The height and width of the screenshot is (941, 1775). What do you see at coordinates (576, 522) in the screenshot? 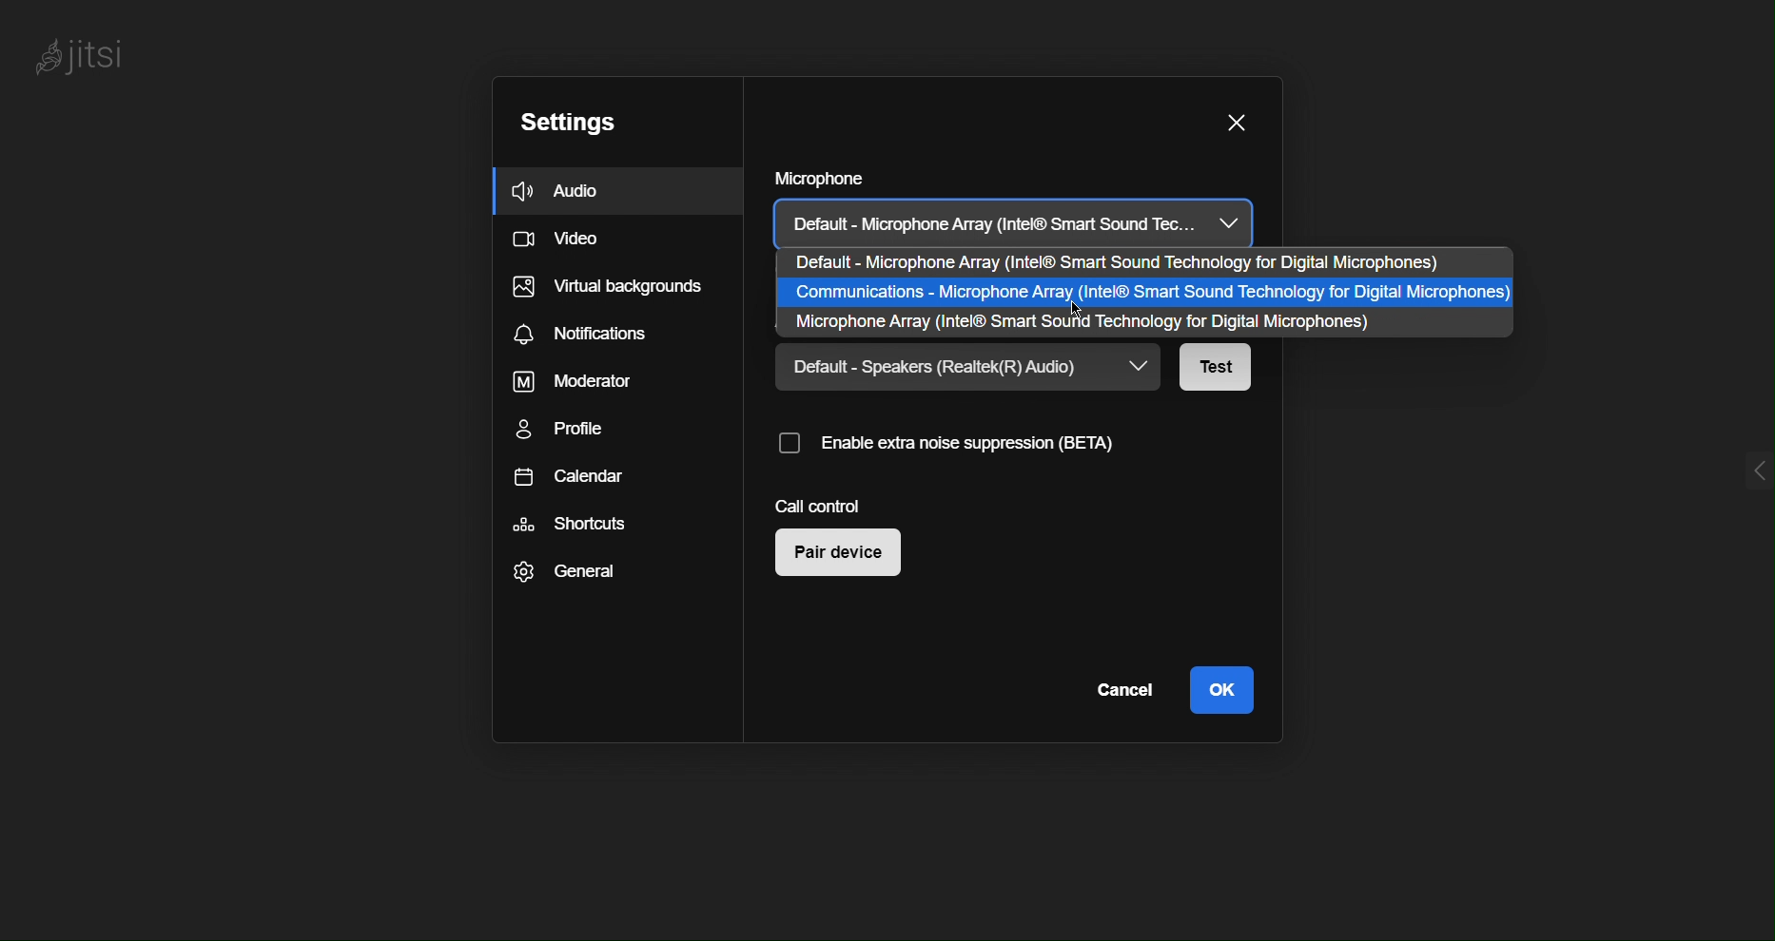
I see `Shortcuts` at bounding box center [576, 522].